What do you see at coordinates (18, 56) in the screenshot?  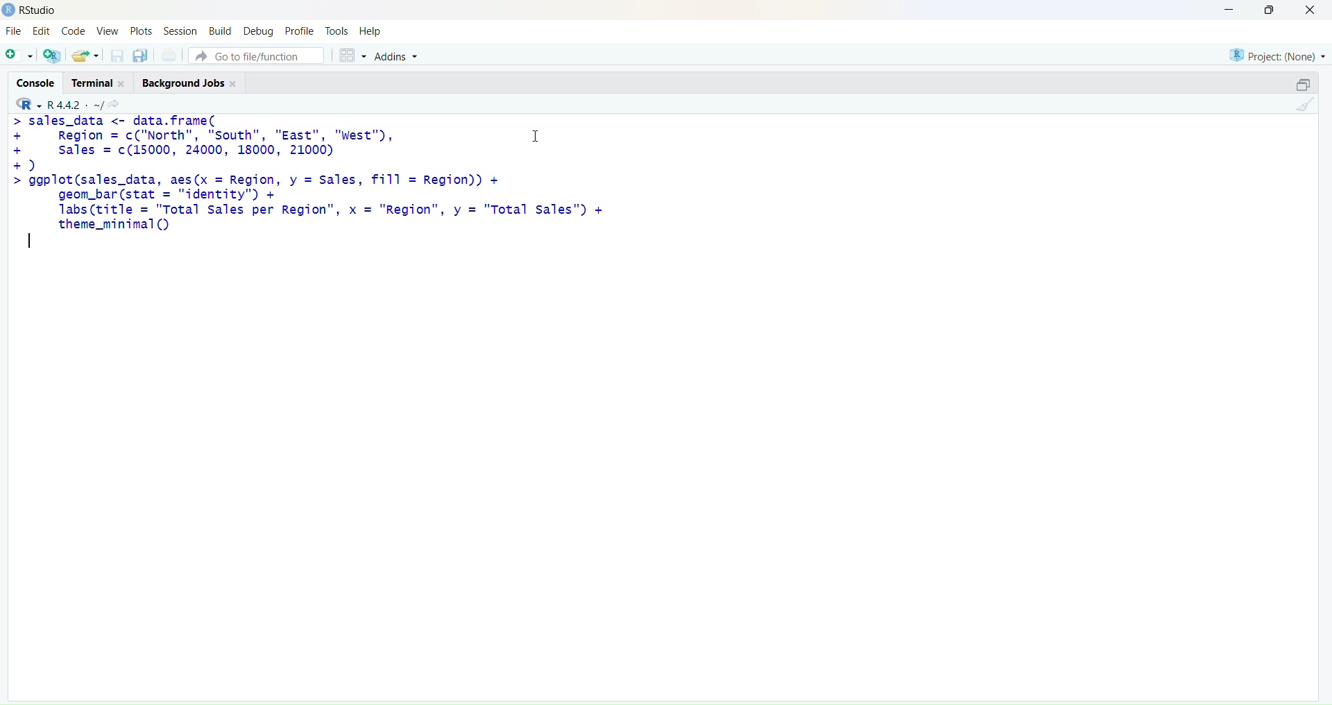 I see `add script` at bounding box center [18, 56].